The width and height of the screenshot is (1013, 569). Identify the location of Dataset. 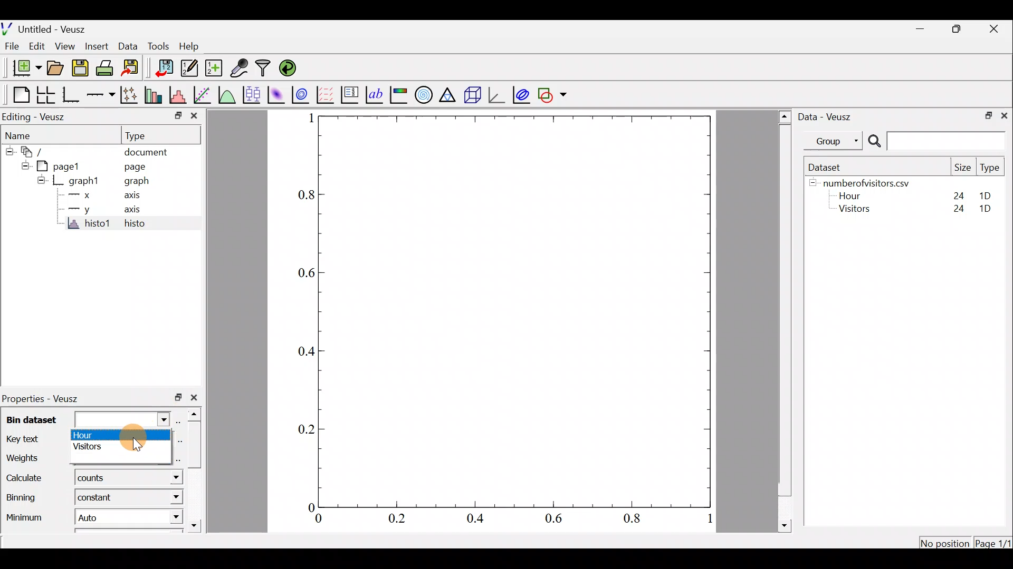
(832, 166).